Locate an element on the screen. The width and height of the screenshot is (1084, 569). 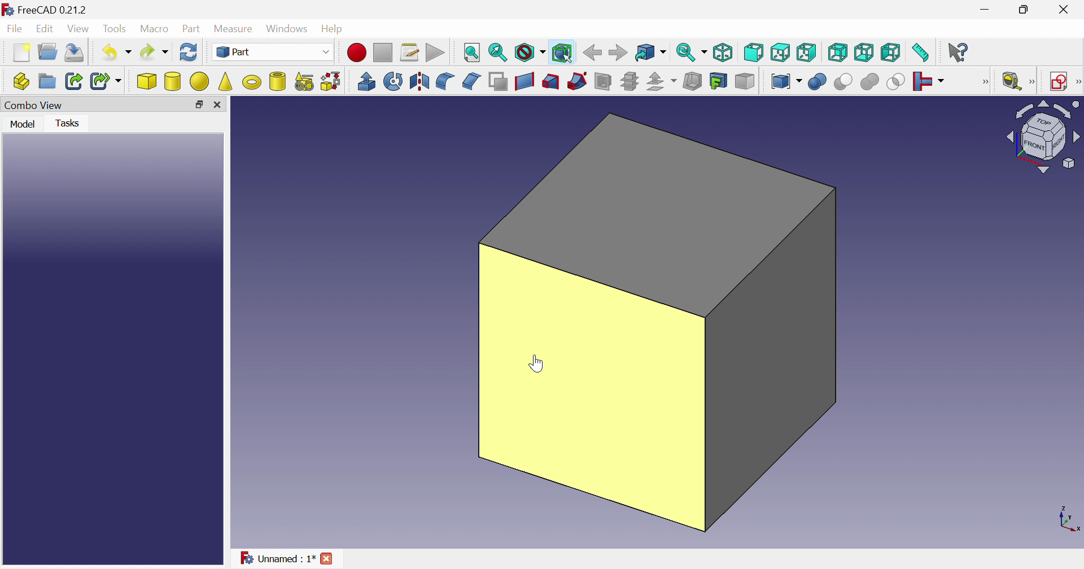
Create part is located at coordinates (21, 83).